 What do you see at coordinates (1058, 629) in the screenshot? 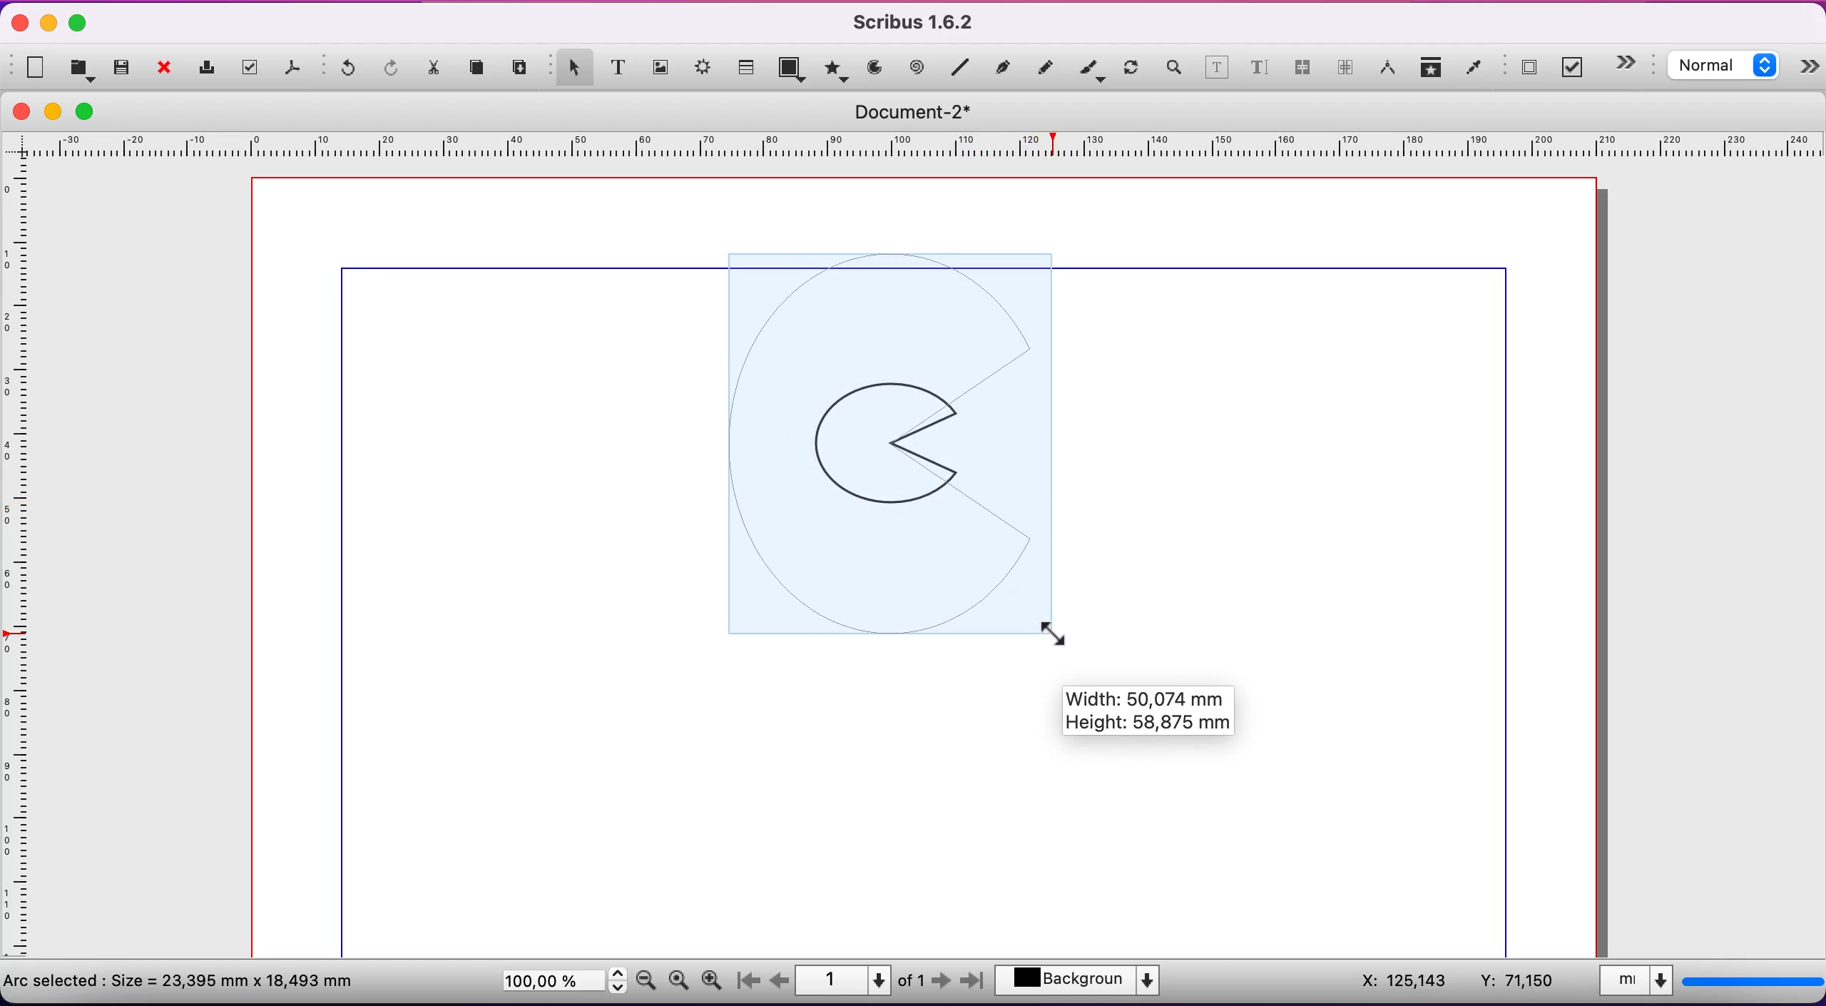
I see `cursor` at bounding box center [1058, 629].